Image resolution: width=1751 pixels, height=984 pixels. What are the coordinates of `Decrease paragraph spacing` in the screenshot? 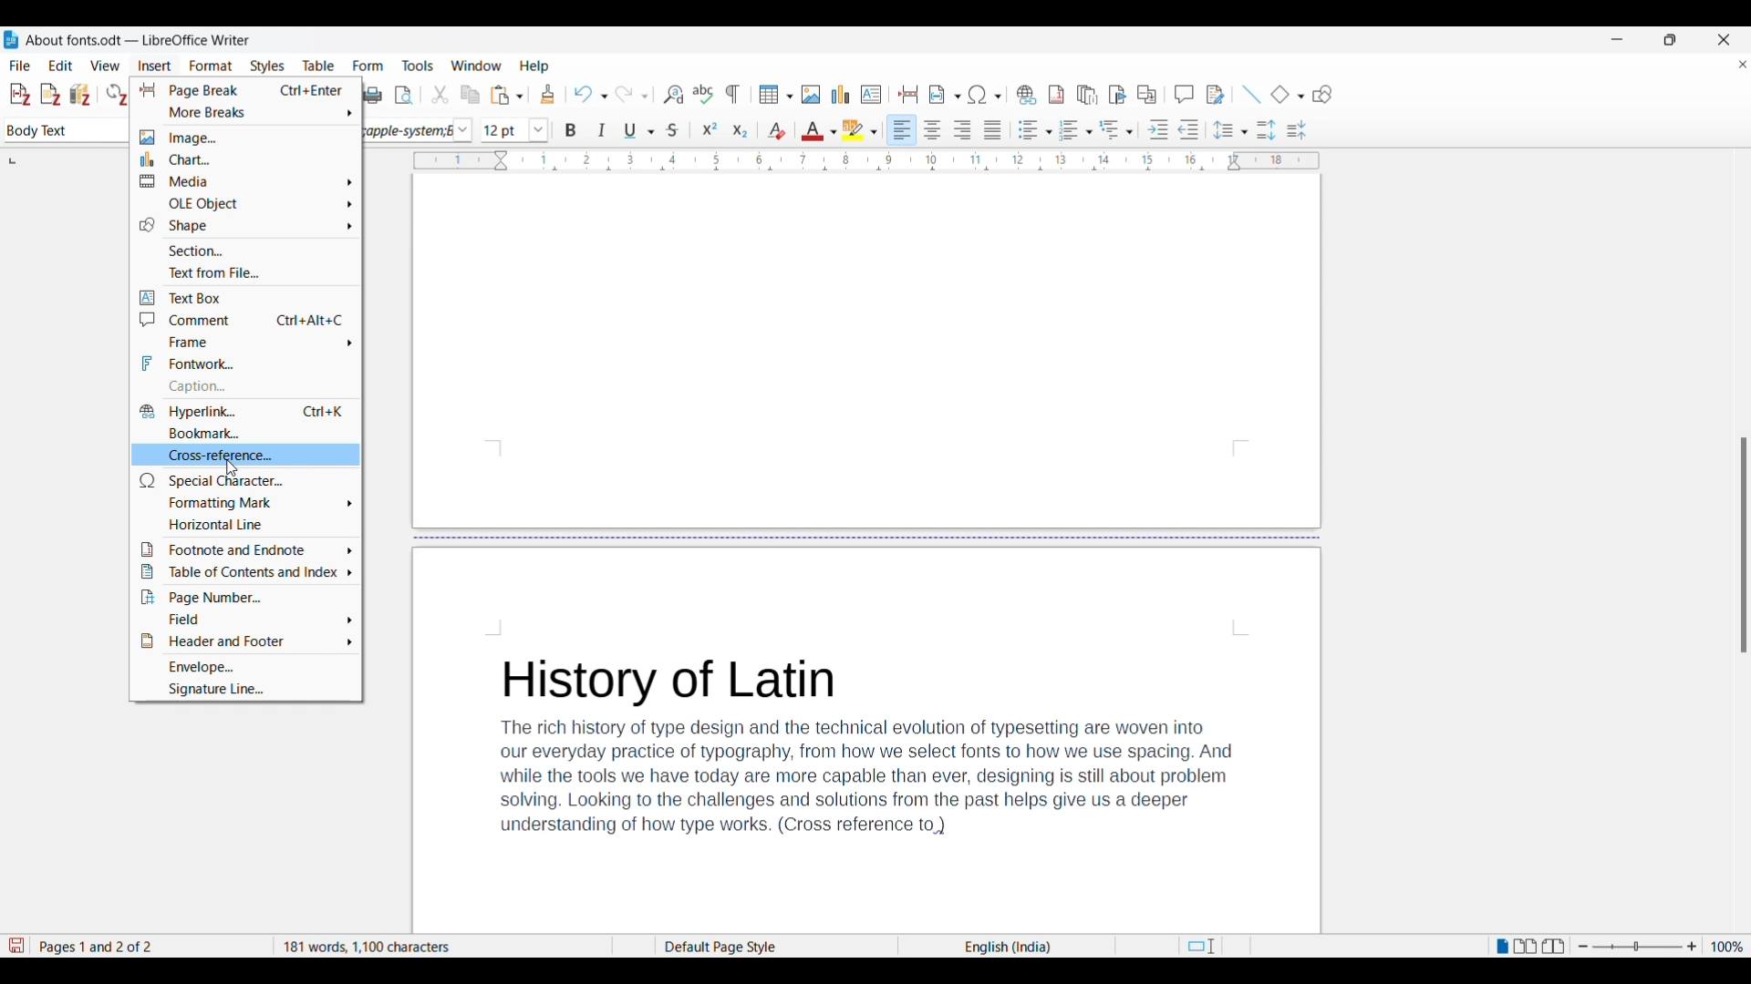 It's located at (1297, 129).